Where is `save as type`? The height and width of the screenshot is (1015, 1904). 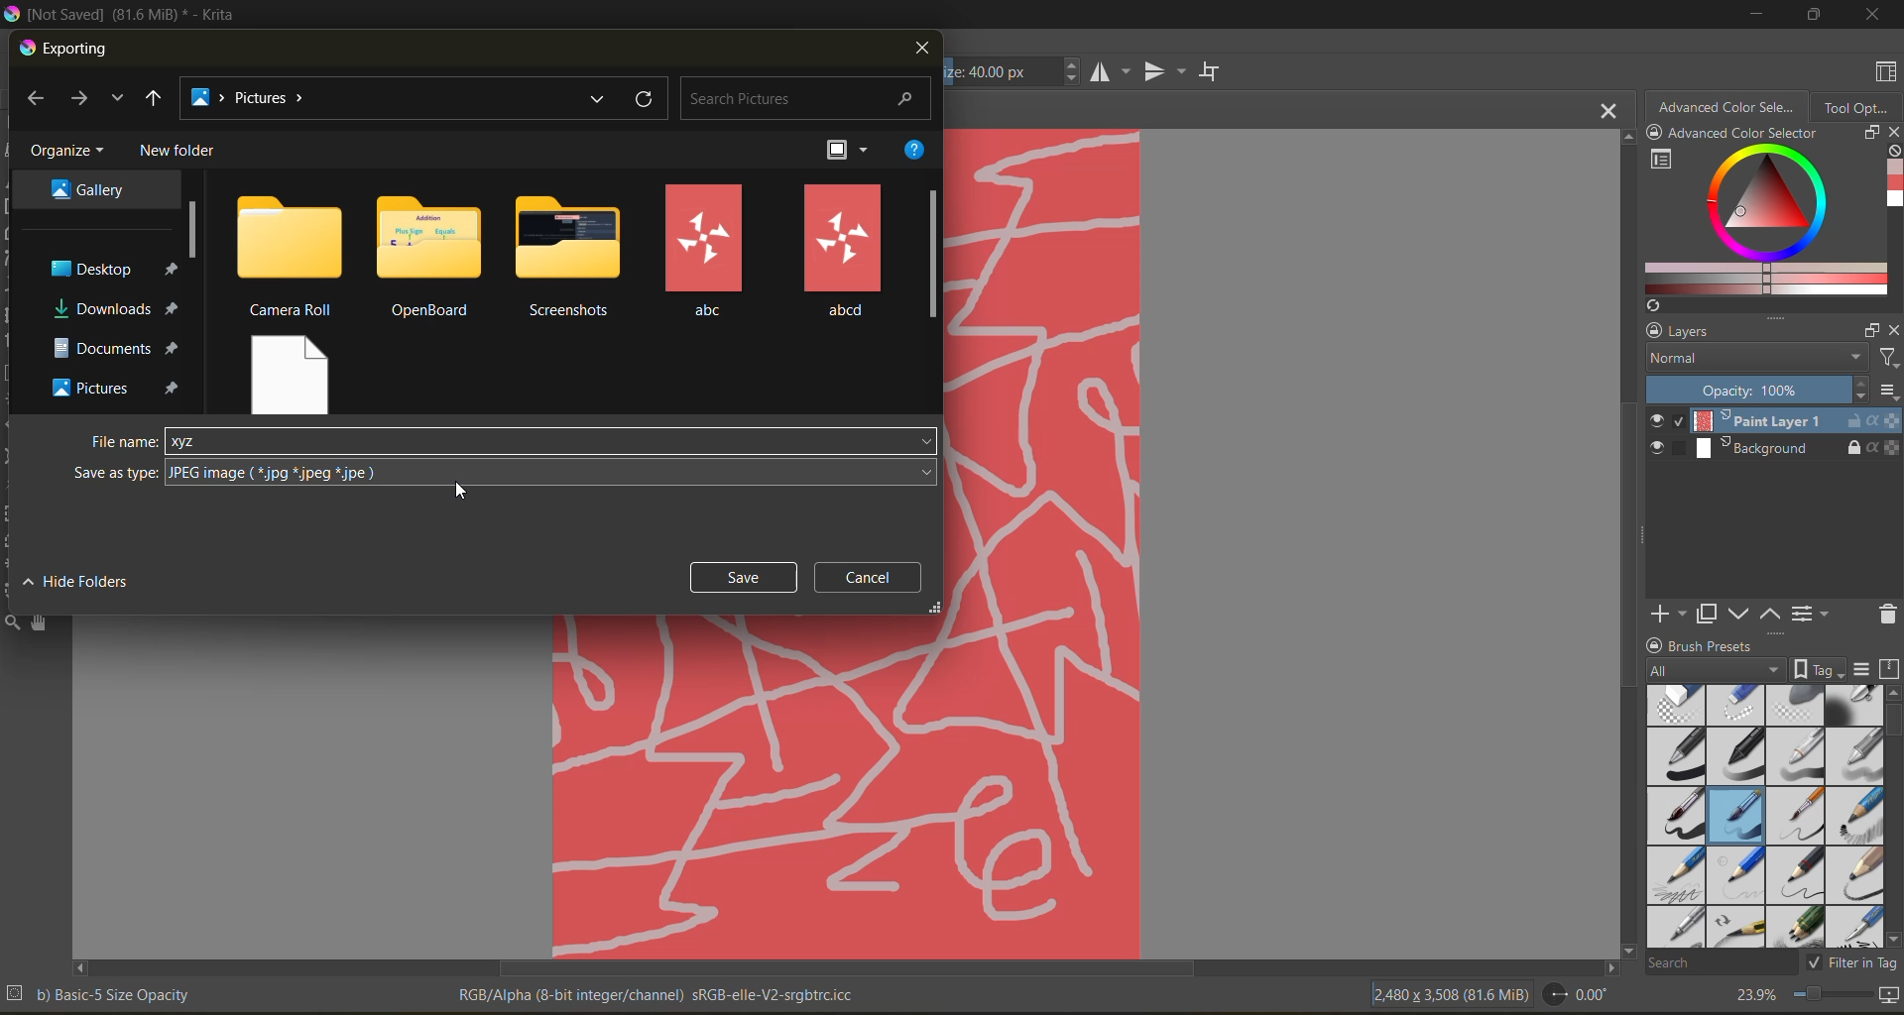 save as type is located at coordinates (115, 474).